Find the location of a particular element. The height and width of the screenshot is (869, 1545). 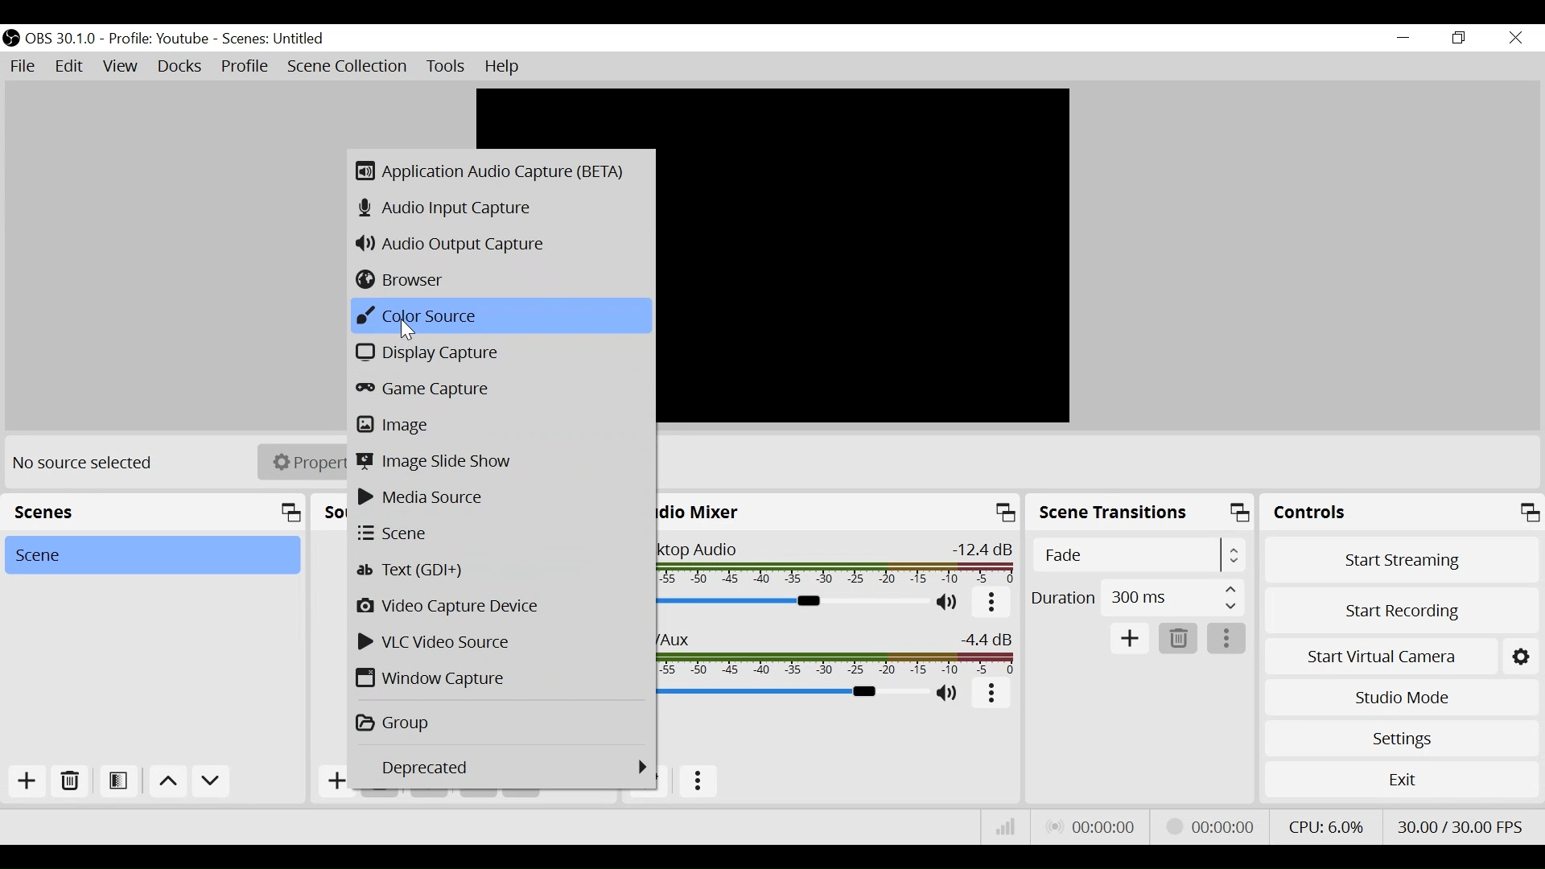

Video Capture Device is located at coordinates (501, 606).